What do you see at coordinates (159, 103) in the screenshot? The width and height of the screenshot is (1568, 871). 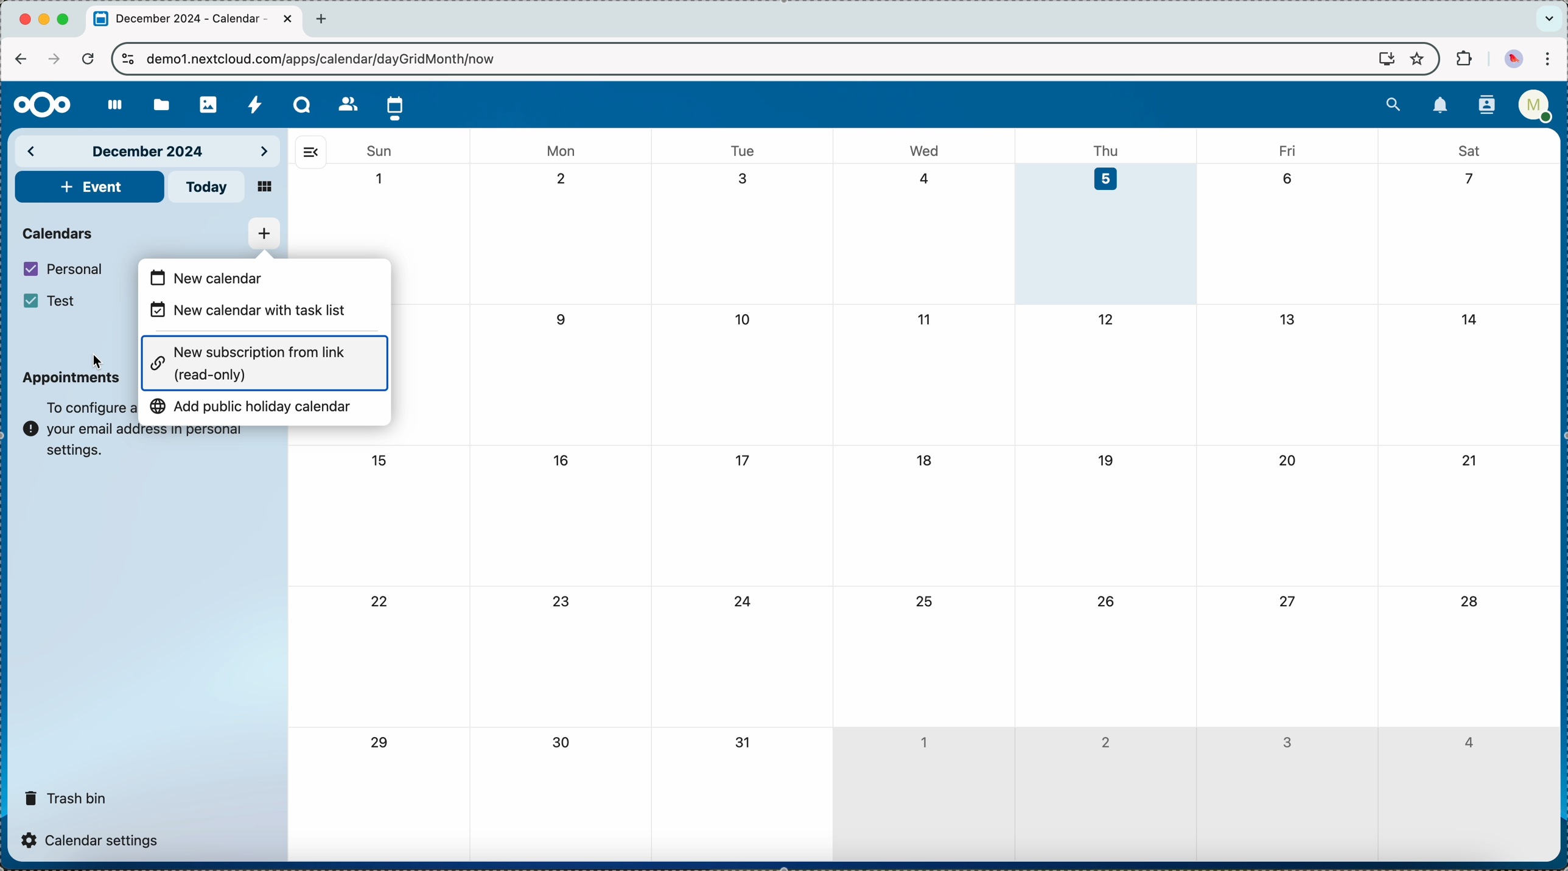 I see `files` at bounding box center [159, 103].